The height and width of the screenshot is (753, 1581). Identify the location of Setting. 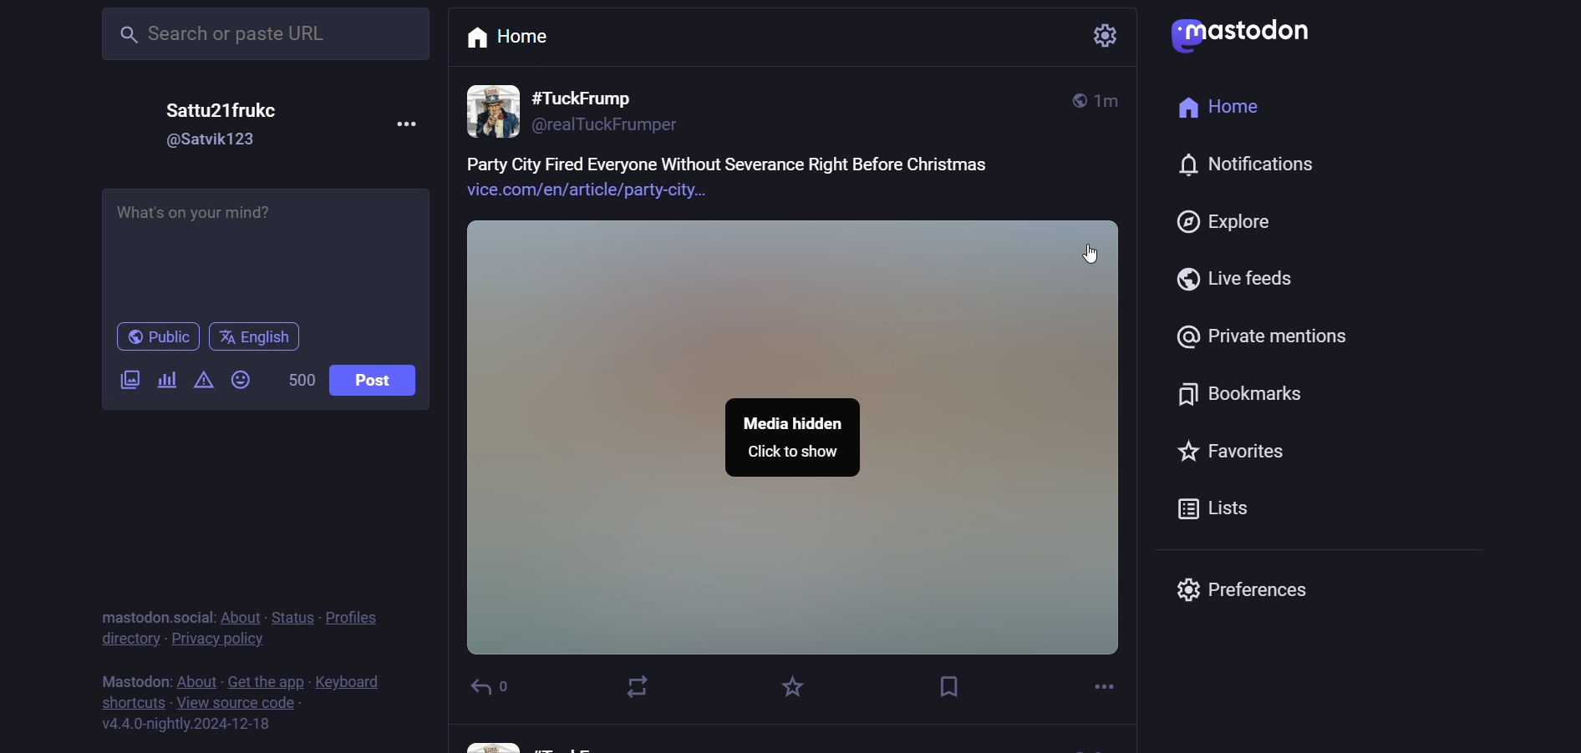
(1101, 38).